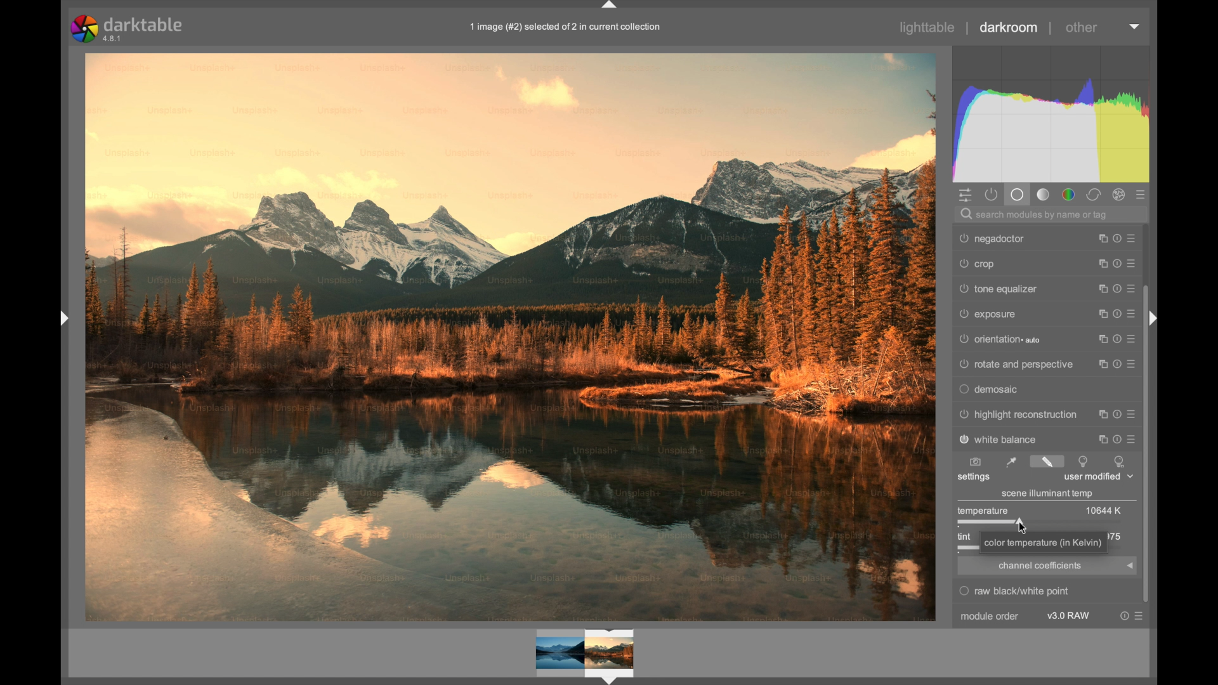 This screenshot has width=1218, height=685. What do you see at coordinates (1118, 535) in the screenshot?
I see `75` at bounding box center [1118, 535].